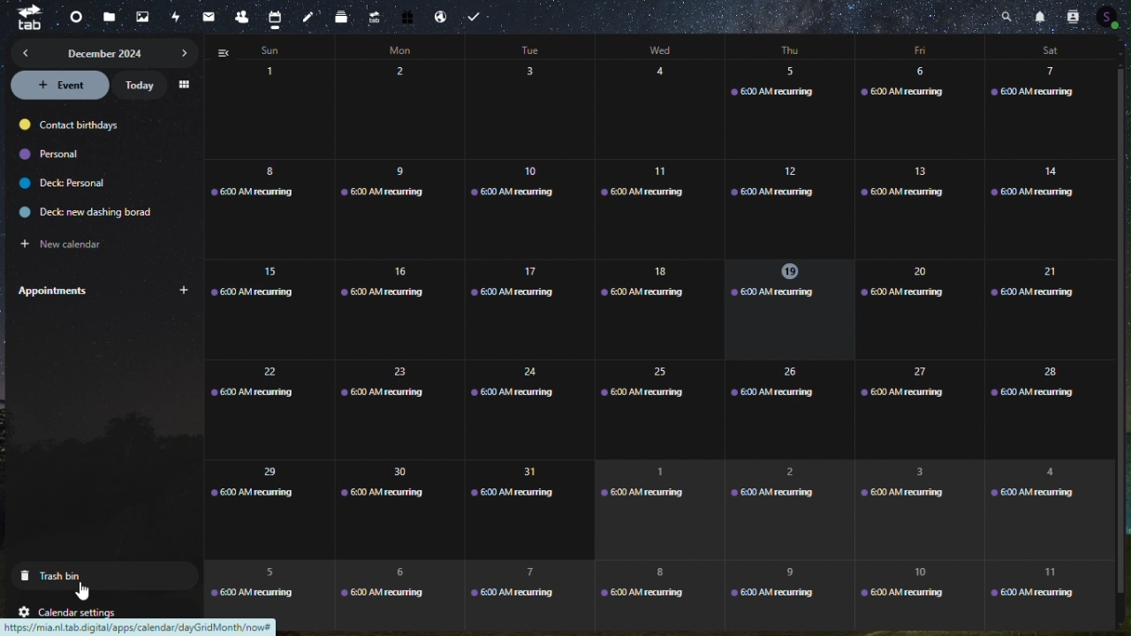 The width and height of the screenshot is (1131, 636). What do you see at coordinates (1041, 499) in the screenshot?
I see `4` at bounding box center [1041, 499].